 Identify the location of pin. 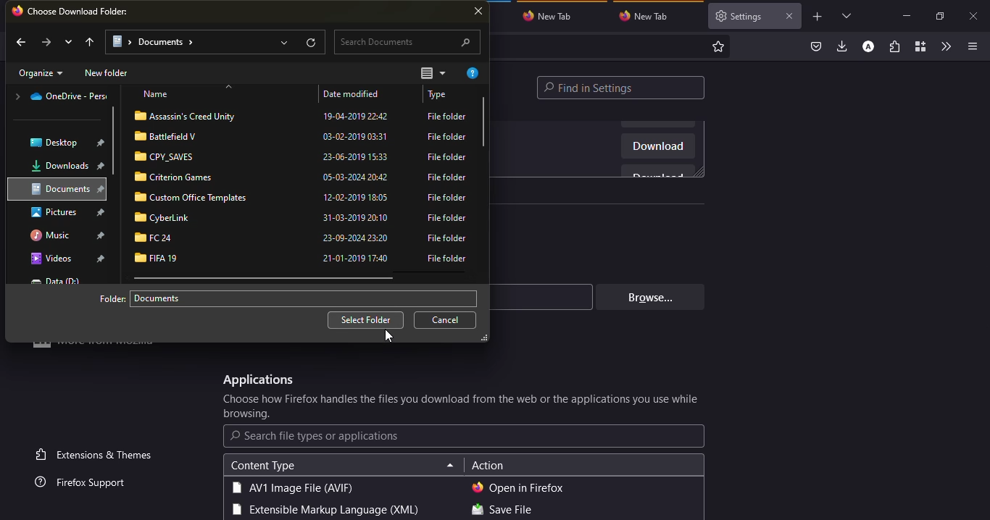
(101, 259).